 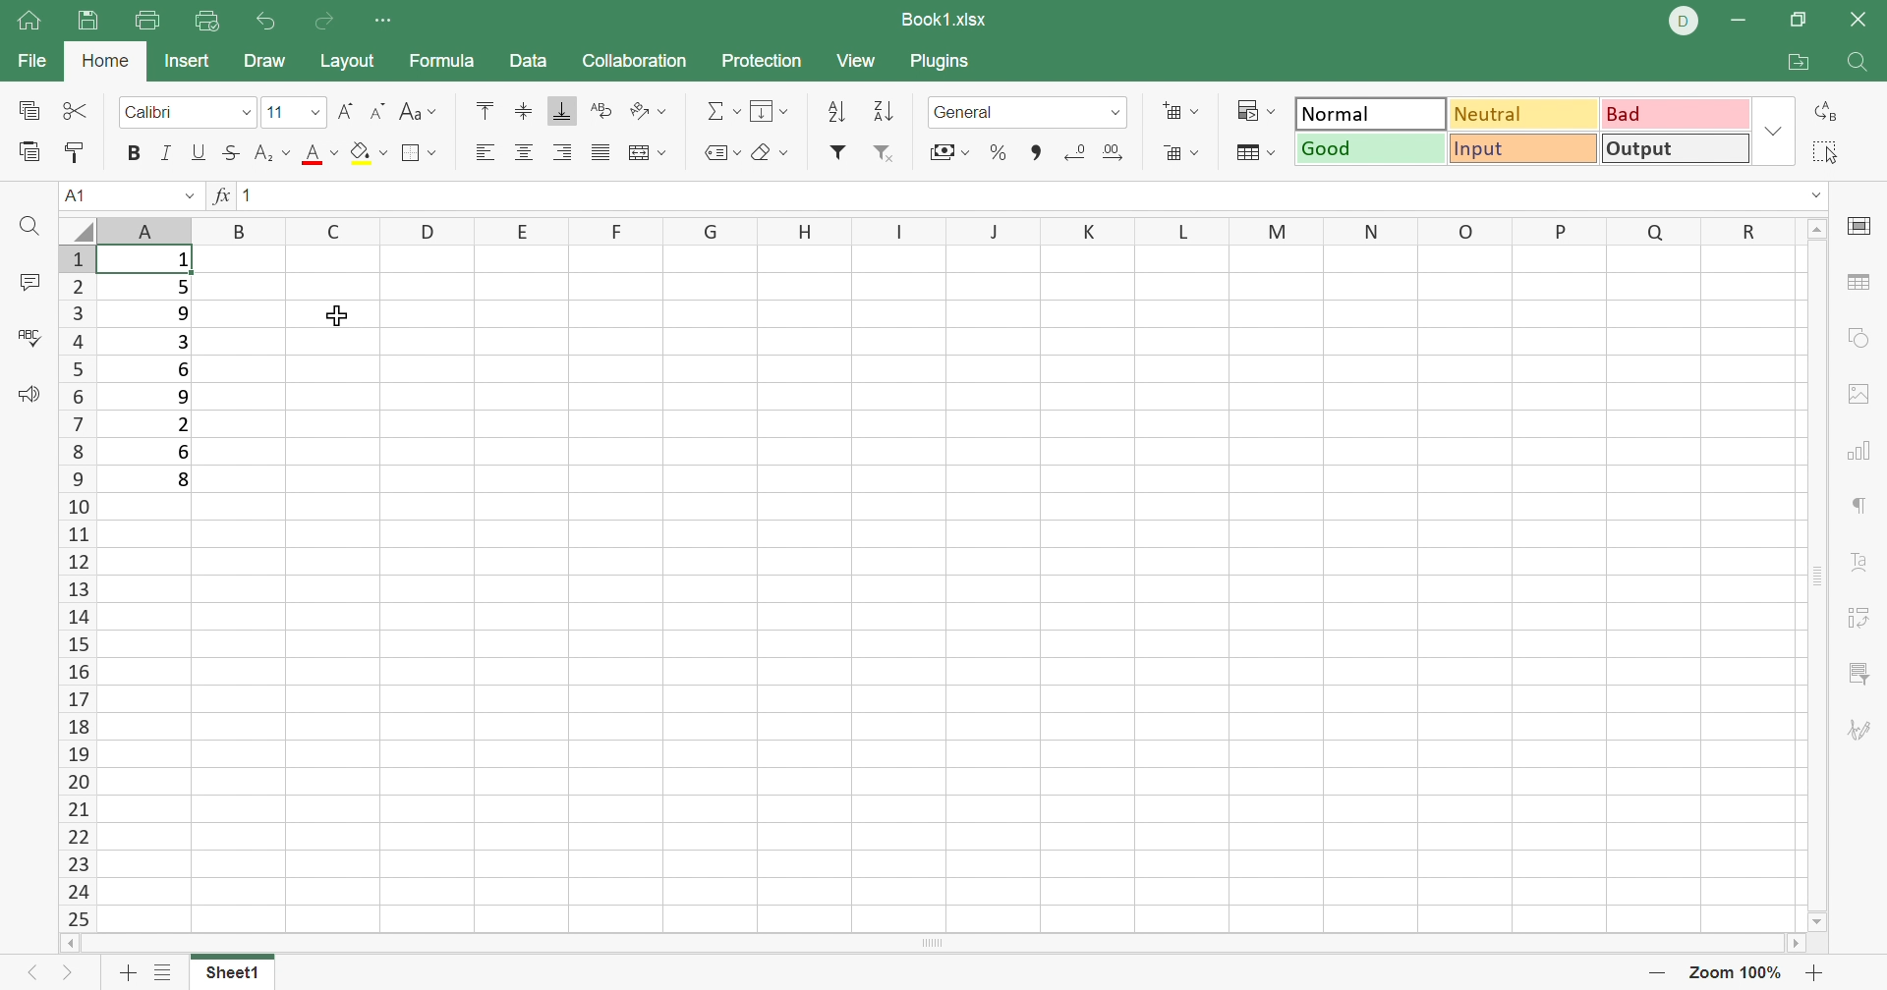 What do you see at coordinates (1813, 972) in the screenshot?
I see `Zoom in` at bounding box center [1813, 972].